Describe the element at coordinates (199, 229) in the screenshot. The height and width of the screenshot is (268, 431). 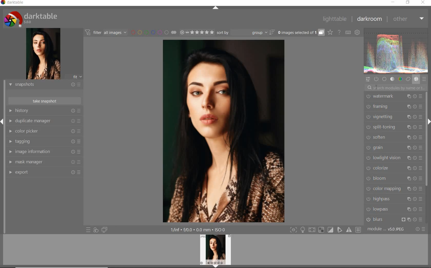
I see `1/inf*f/0.0 mm*ISO 0` at that location.